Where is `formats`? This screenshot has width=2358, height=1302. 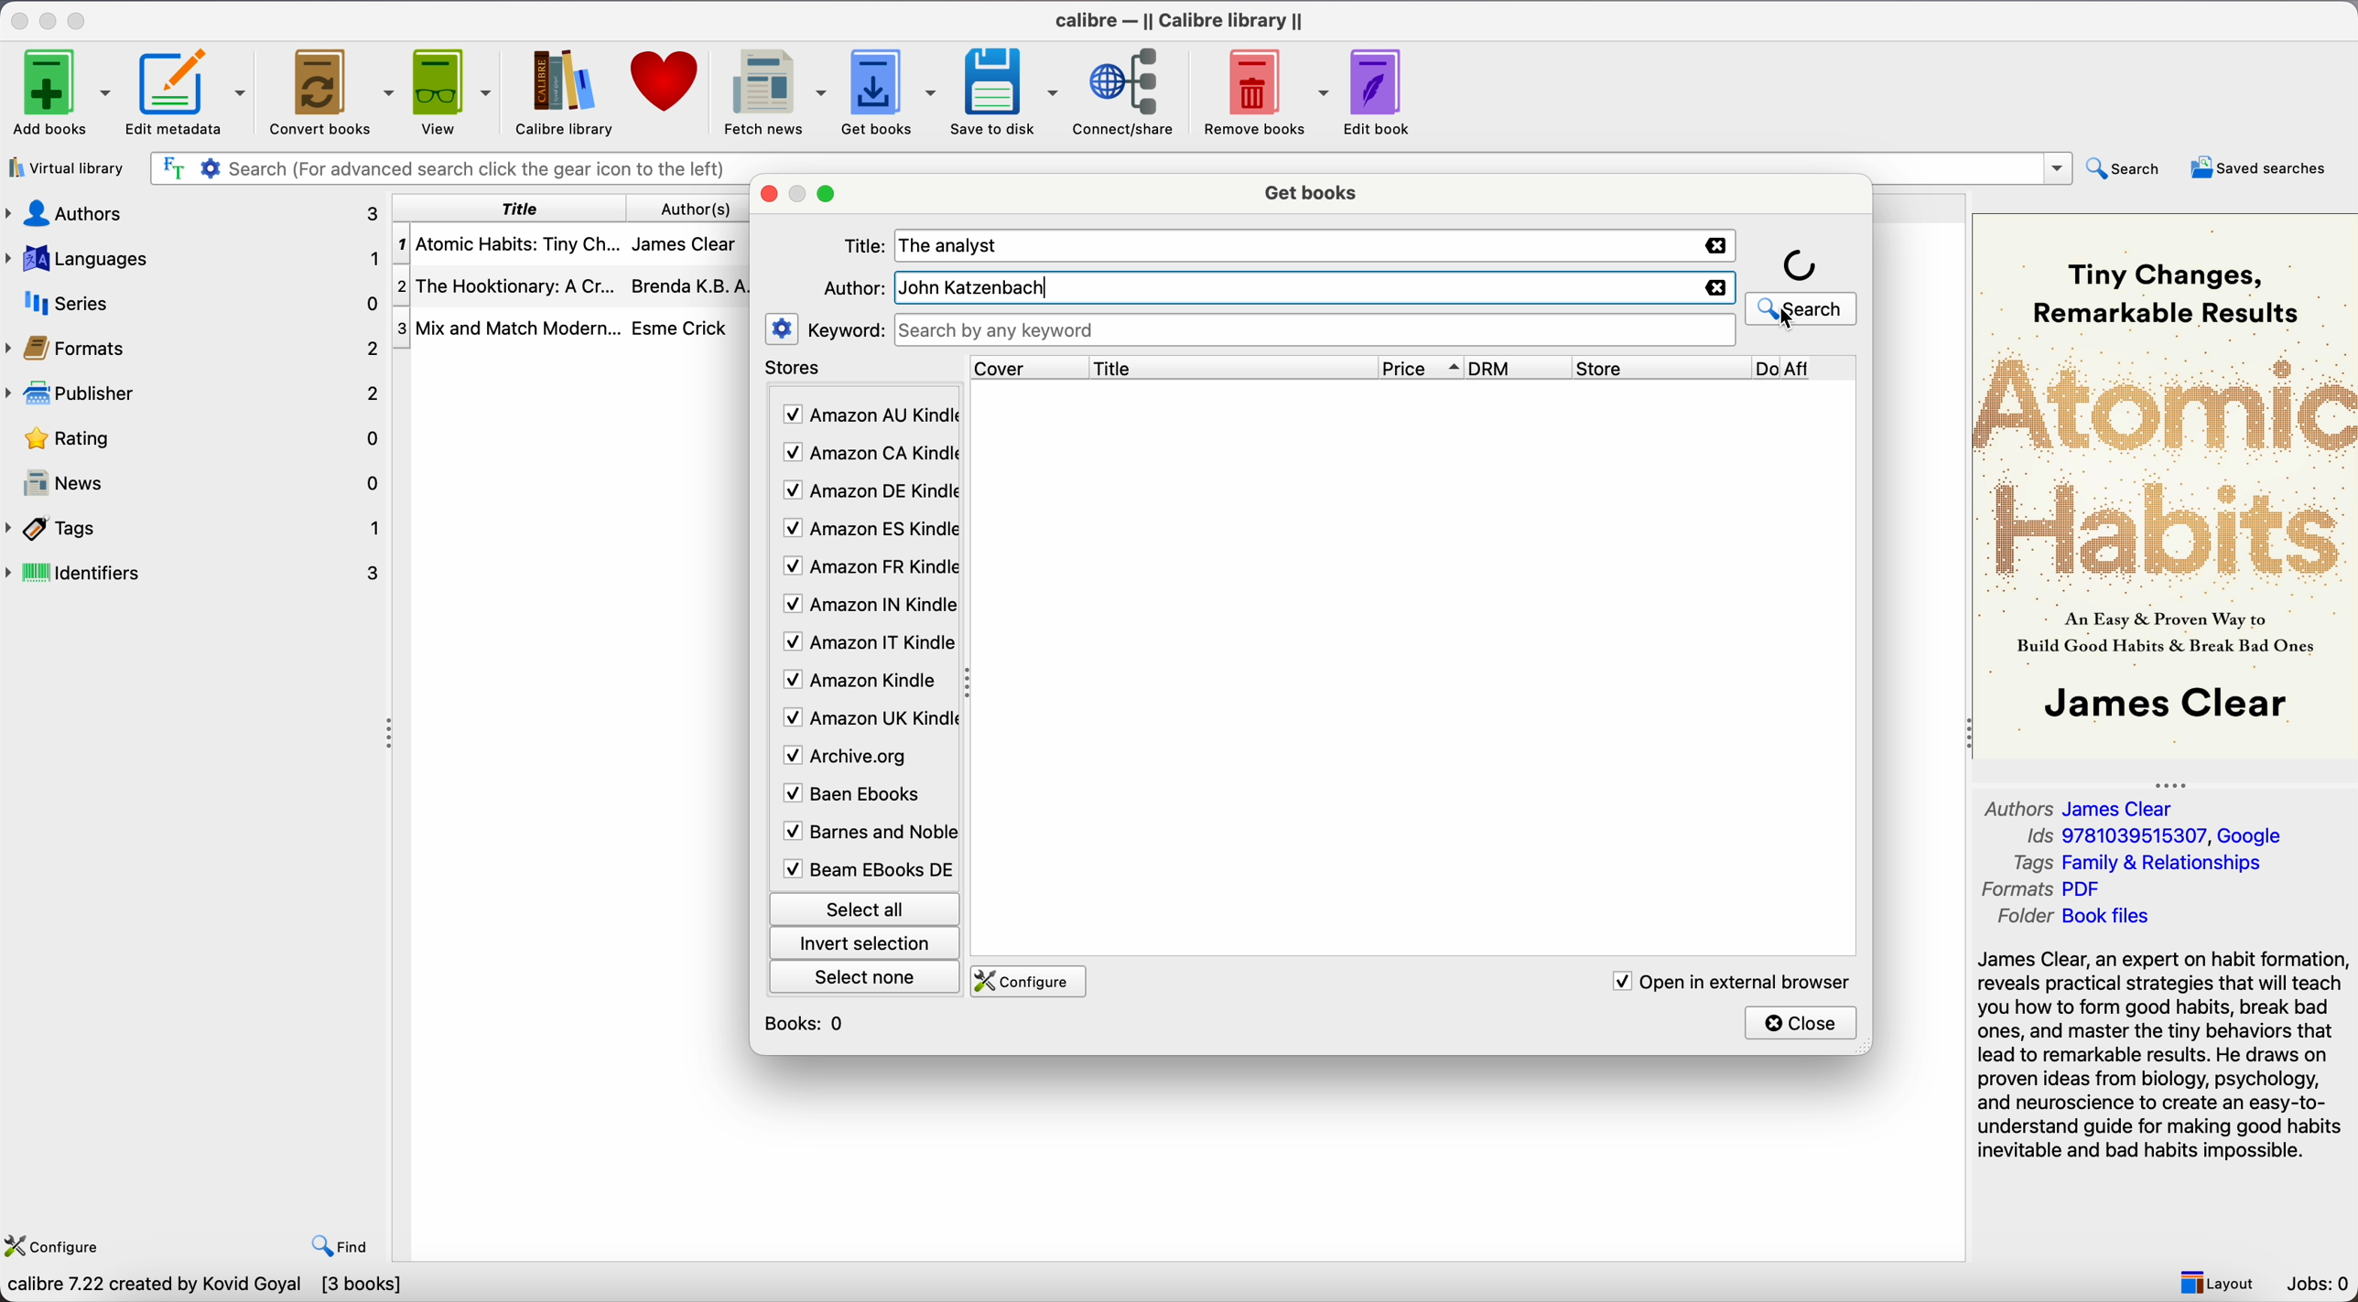
formats is located at coordinates (198, 349).